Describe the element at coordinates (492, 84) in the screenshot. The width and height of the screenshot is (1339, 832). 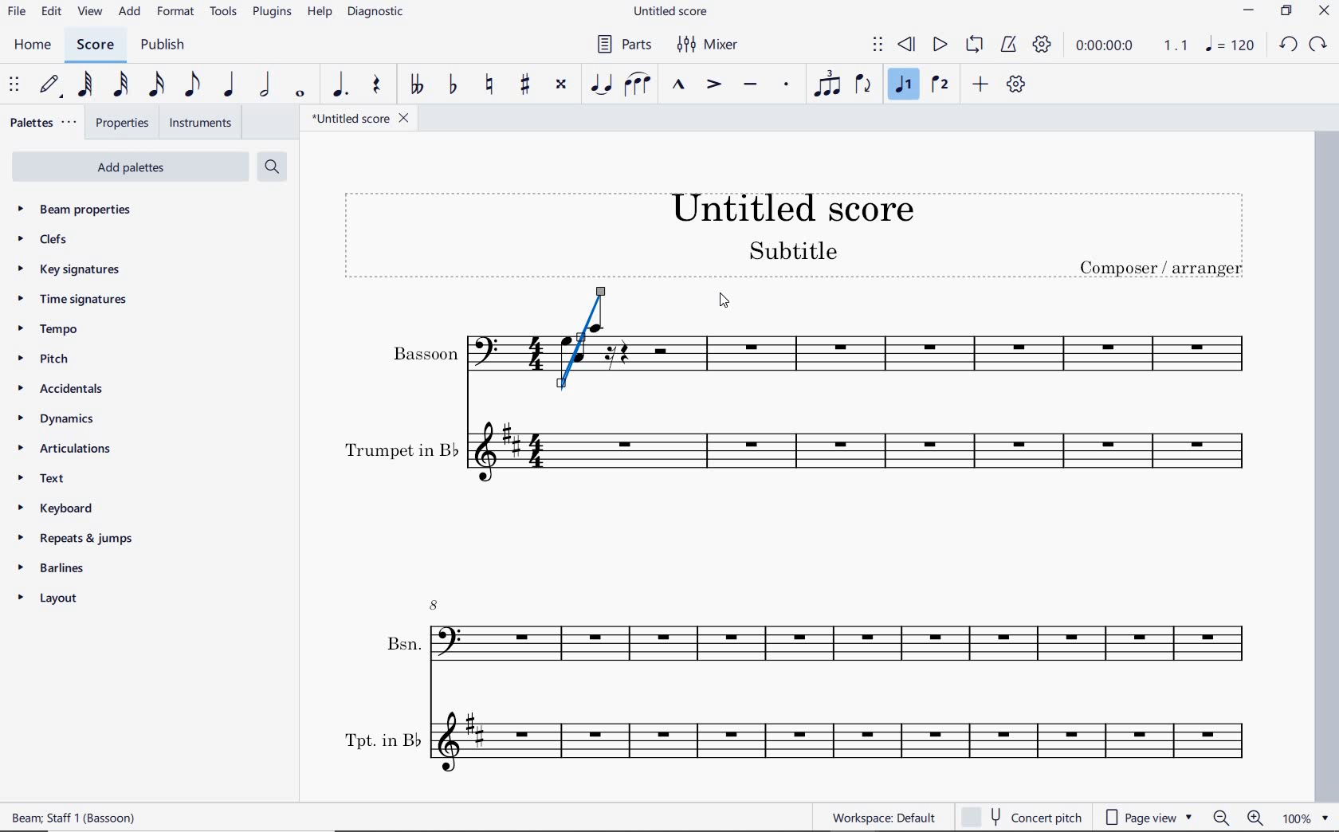
I see `toggle natural` at that location.